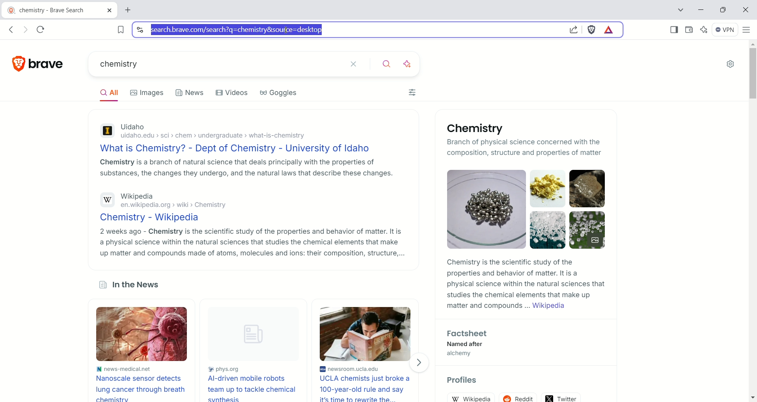  Describe the element at coordinates (751, 221) in the screenshot. I see `vertical scroll bar` at that location.